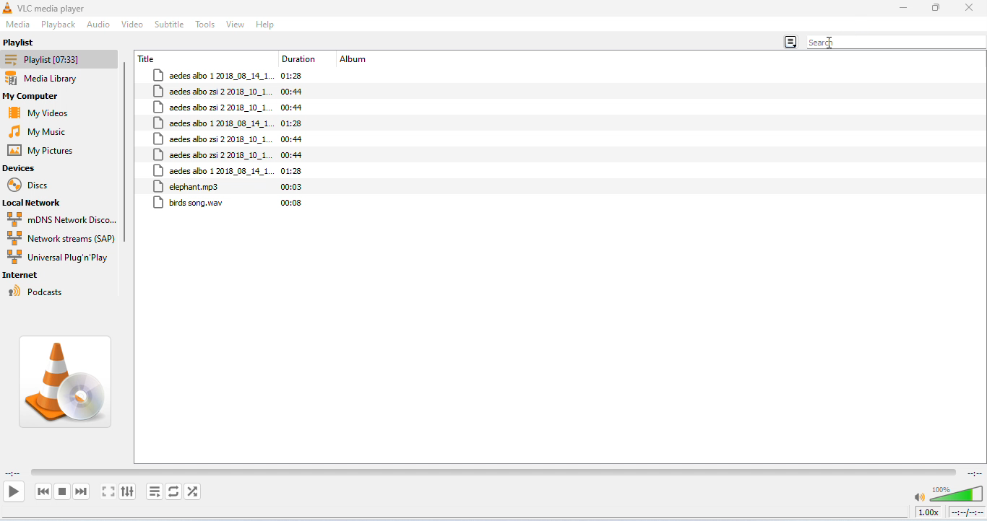 The width and height of the screenshot is (987, 521). I want to click on vertical scroll bar, so click(127, 156).